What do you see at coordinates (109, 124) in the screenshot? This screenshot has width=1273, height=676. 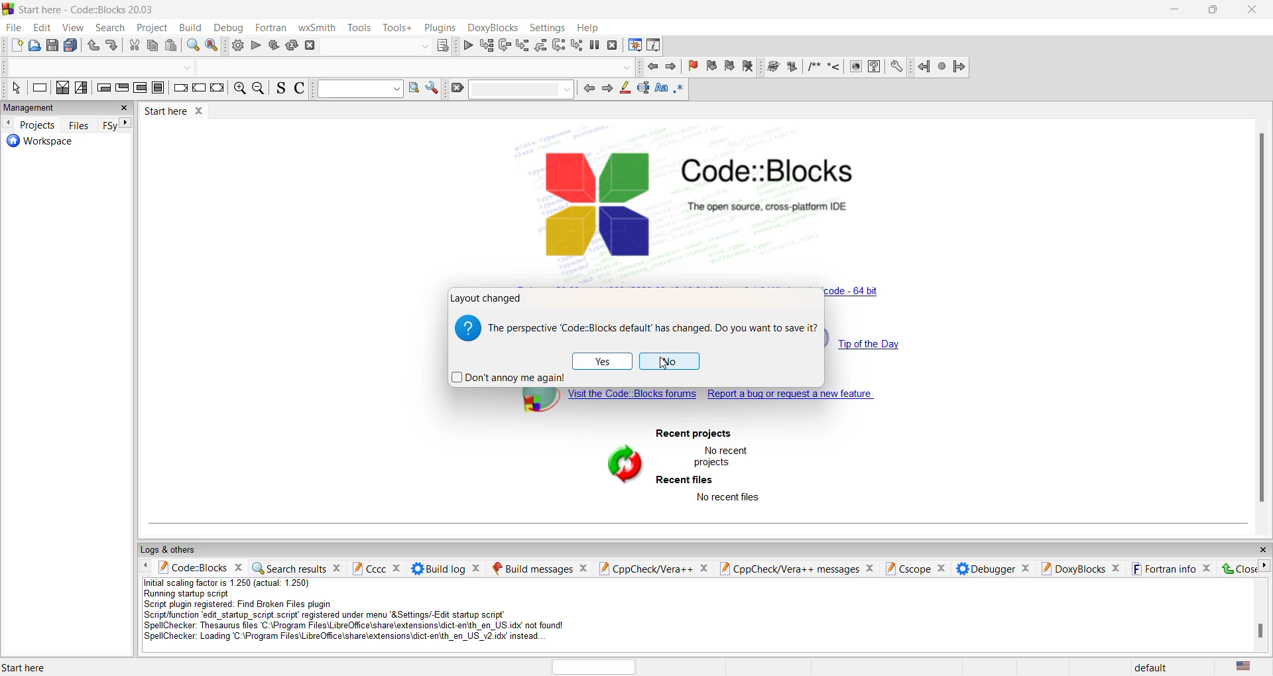 I see `sync` at bounding box center [109, 124].